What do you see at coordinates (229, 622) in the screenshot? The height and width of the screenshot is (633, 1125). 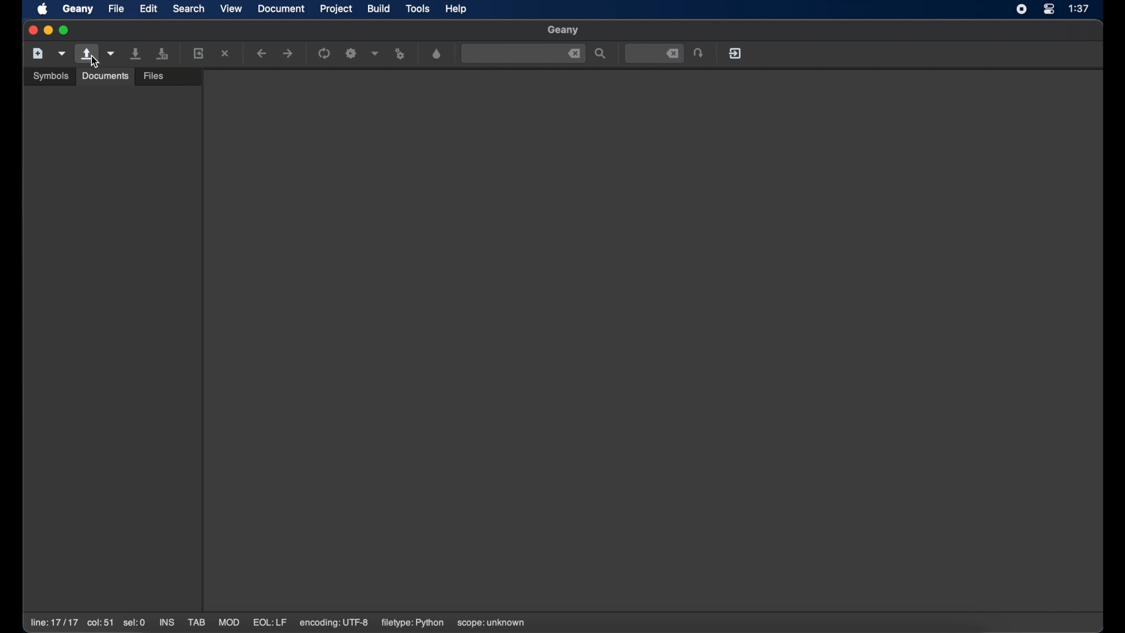 I see `MOD` at bounding box center [229, 622].